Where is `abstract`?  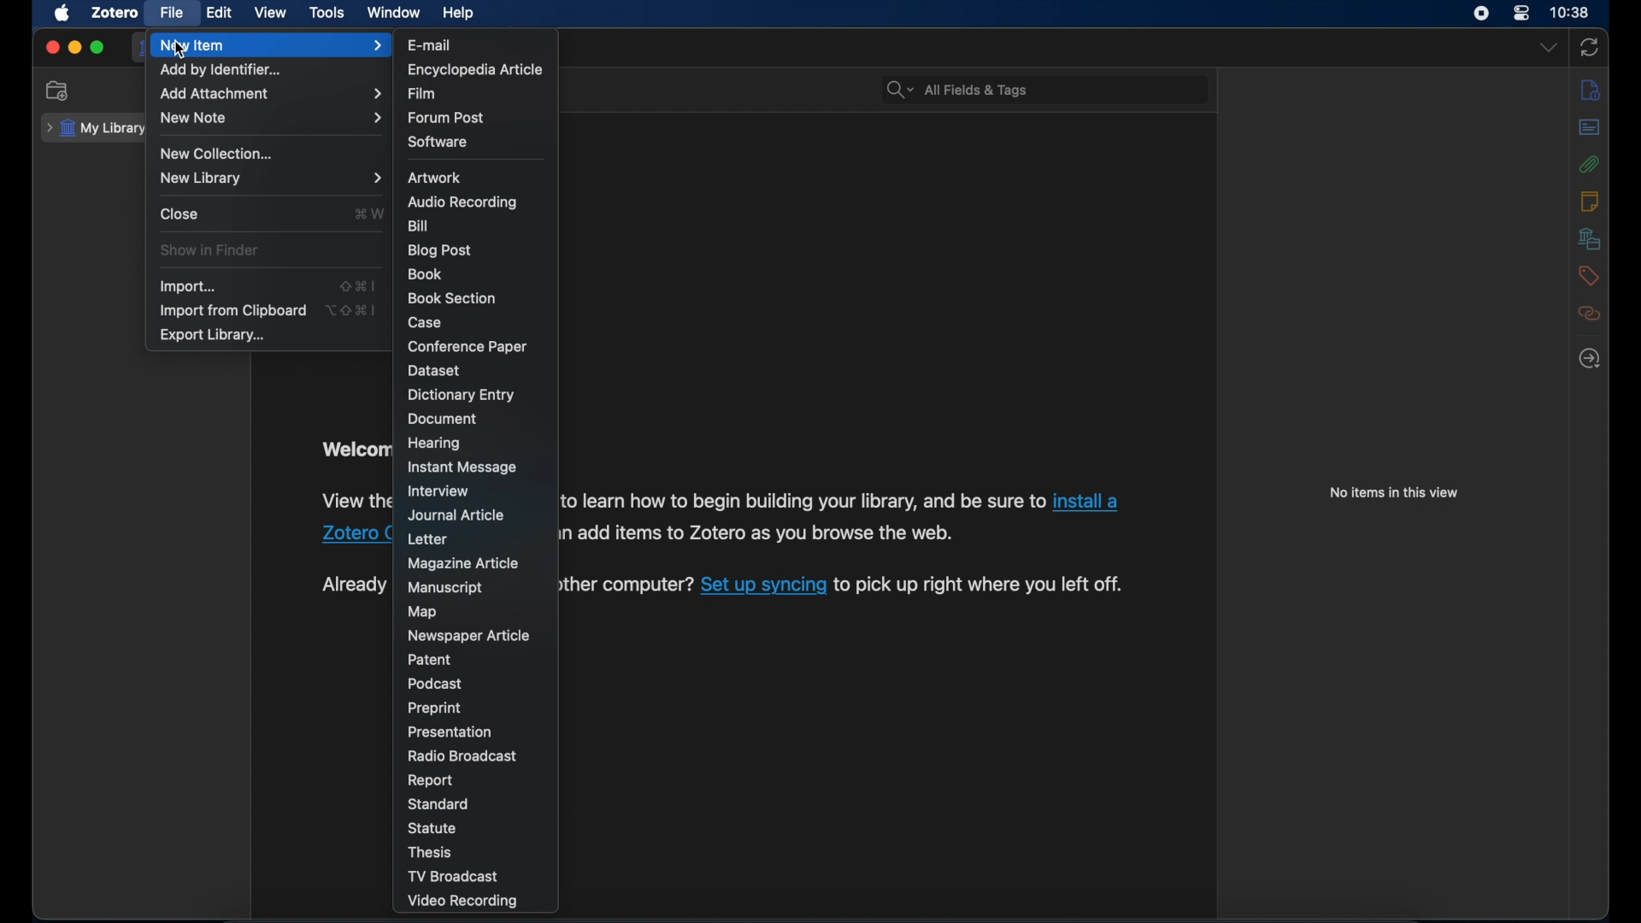 abstract is located at coordinates (1590, 127).